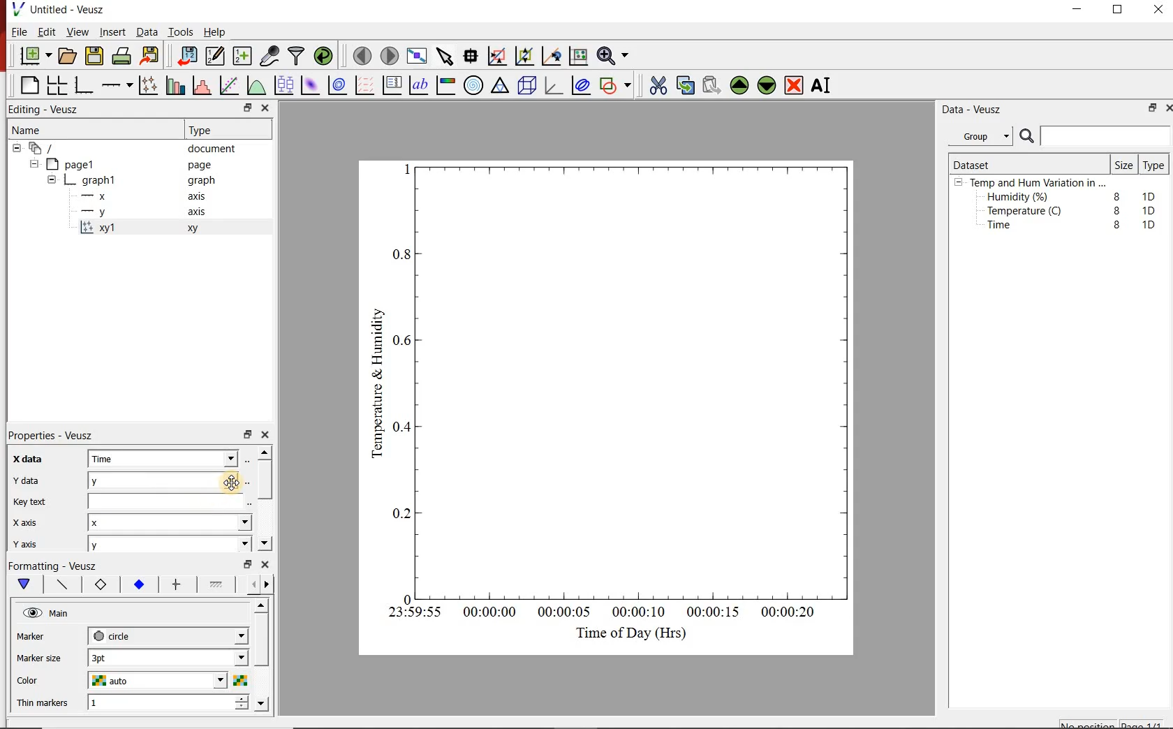 The image size is (1173, 729). Describe the element at coordinates (63, 585) in the screenshot. I see `plot line` at that location.